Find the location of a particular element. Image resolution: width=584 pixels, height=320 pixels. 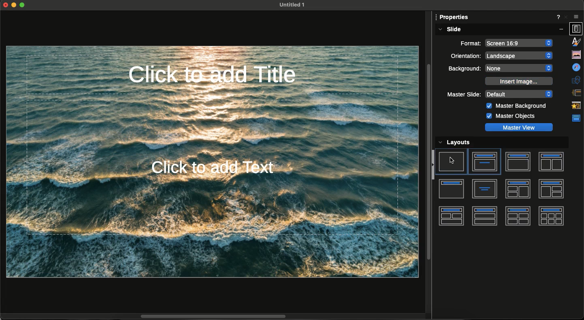

Title is located at coordinates (452, 189).